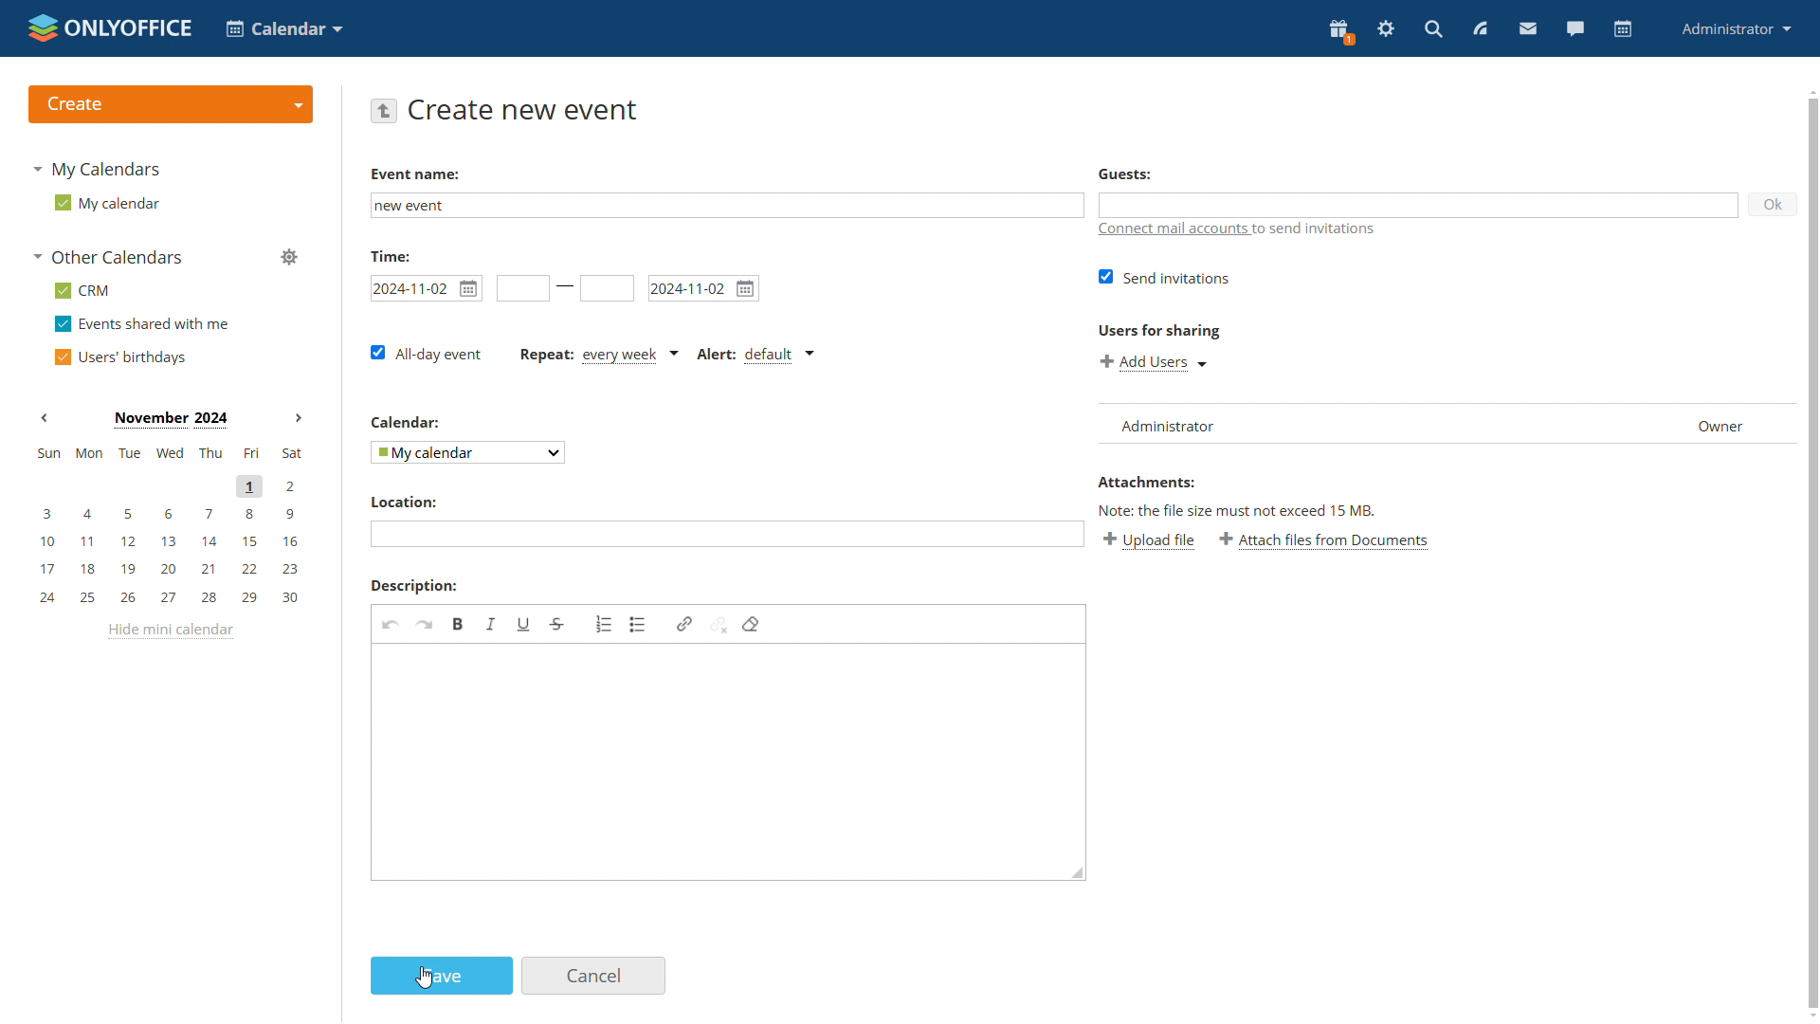 The width and height of the screenshot is (1820, 1024). Describe the element at coordinates (1151, 542) in the screenshot. I see `upload file` at that location.